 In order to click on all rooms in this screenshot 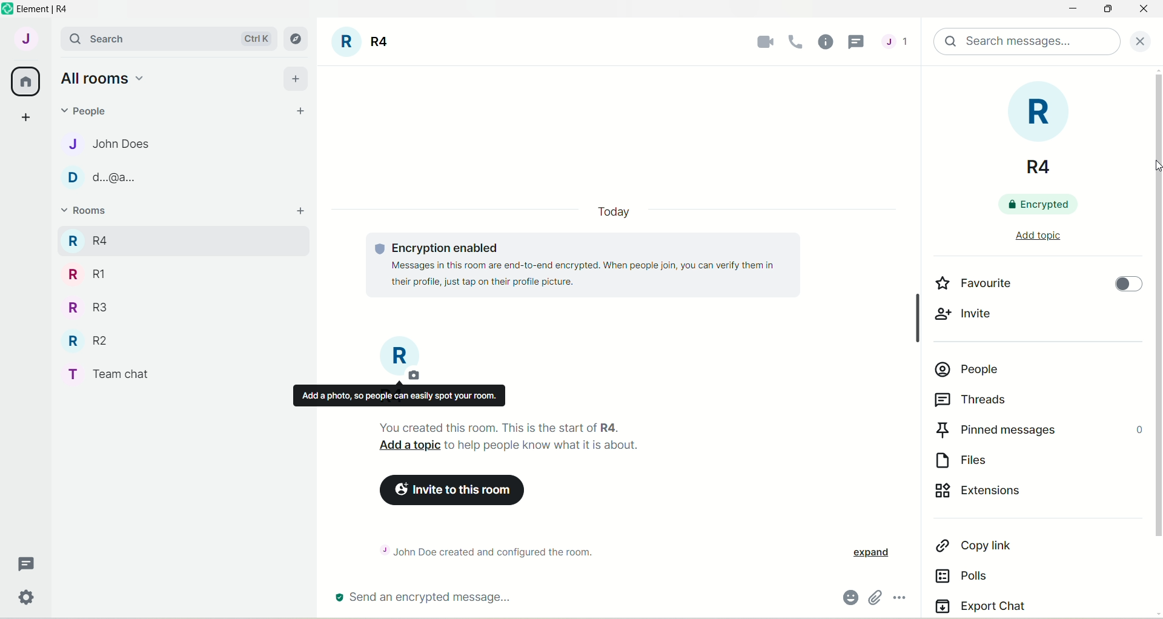, I will do `click(26, 82)`.